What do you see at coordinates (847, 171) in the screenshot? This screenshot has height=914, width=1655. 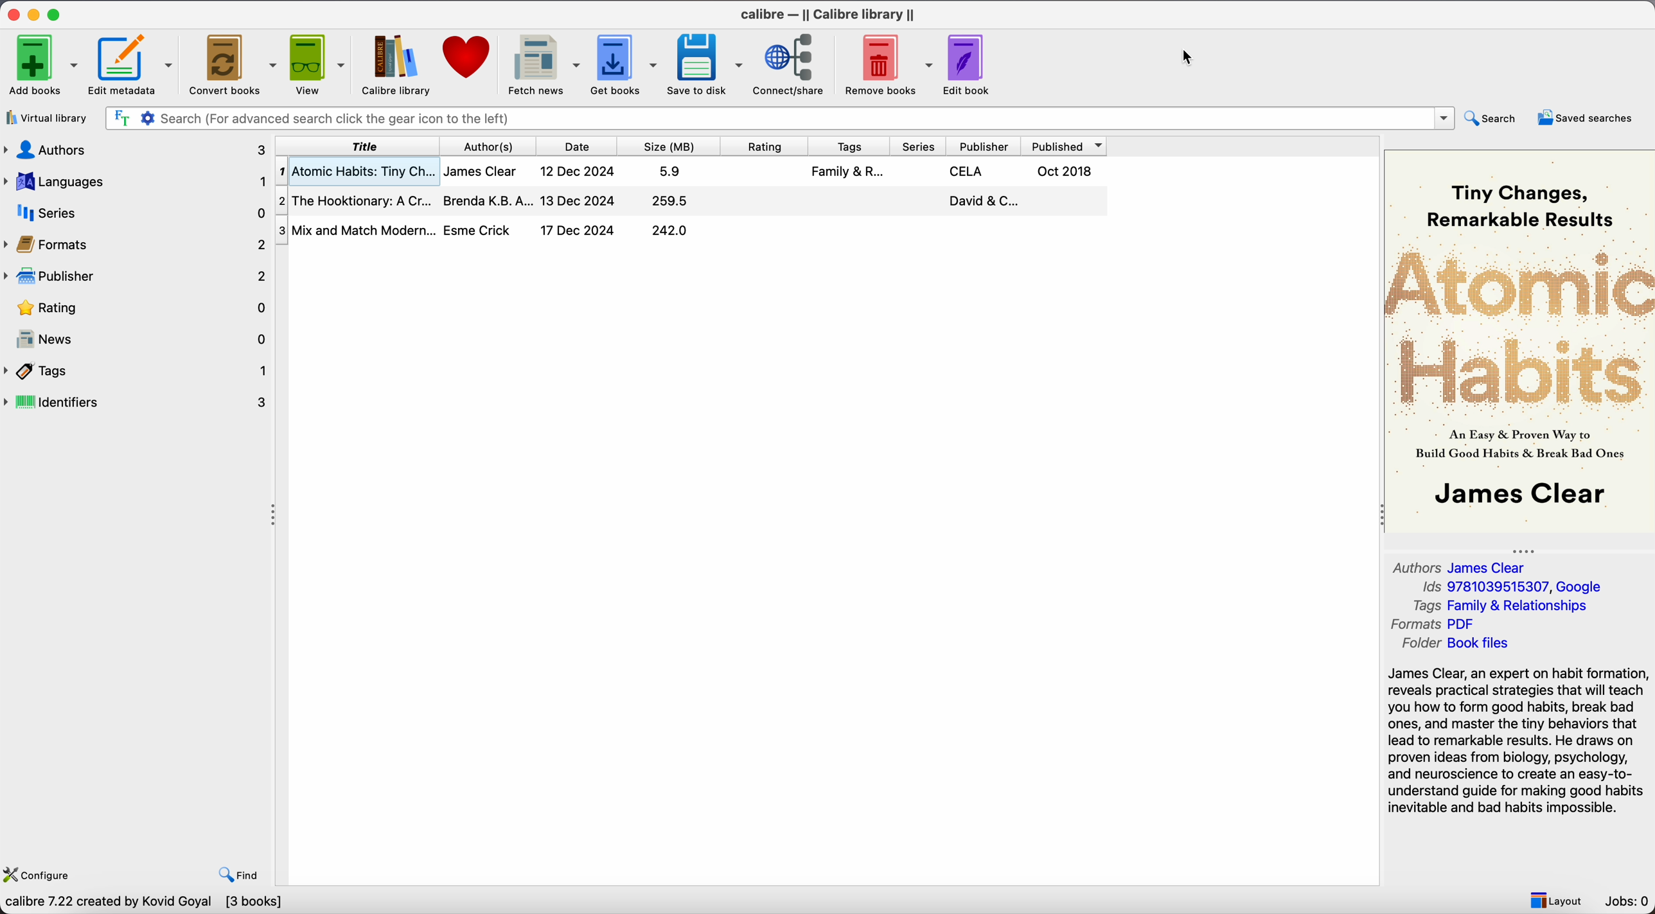 I see `Family & R...` at bounding box center [847, 171].